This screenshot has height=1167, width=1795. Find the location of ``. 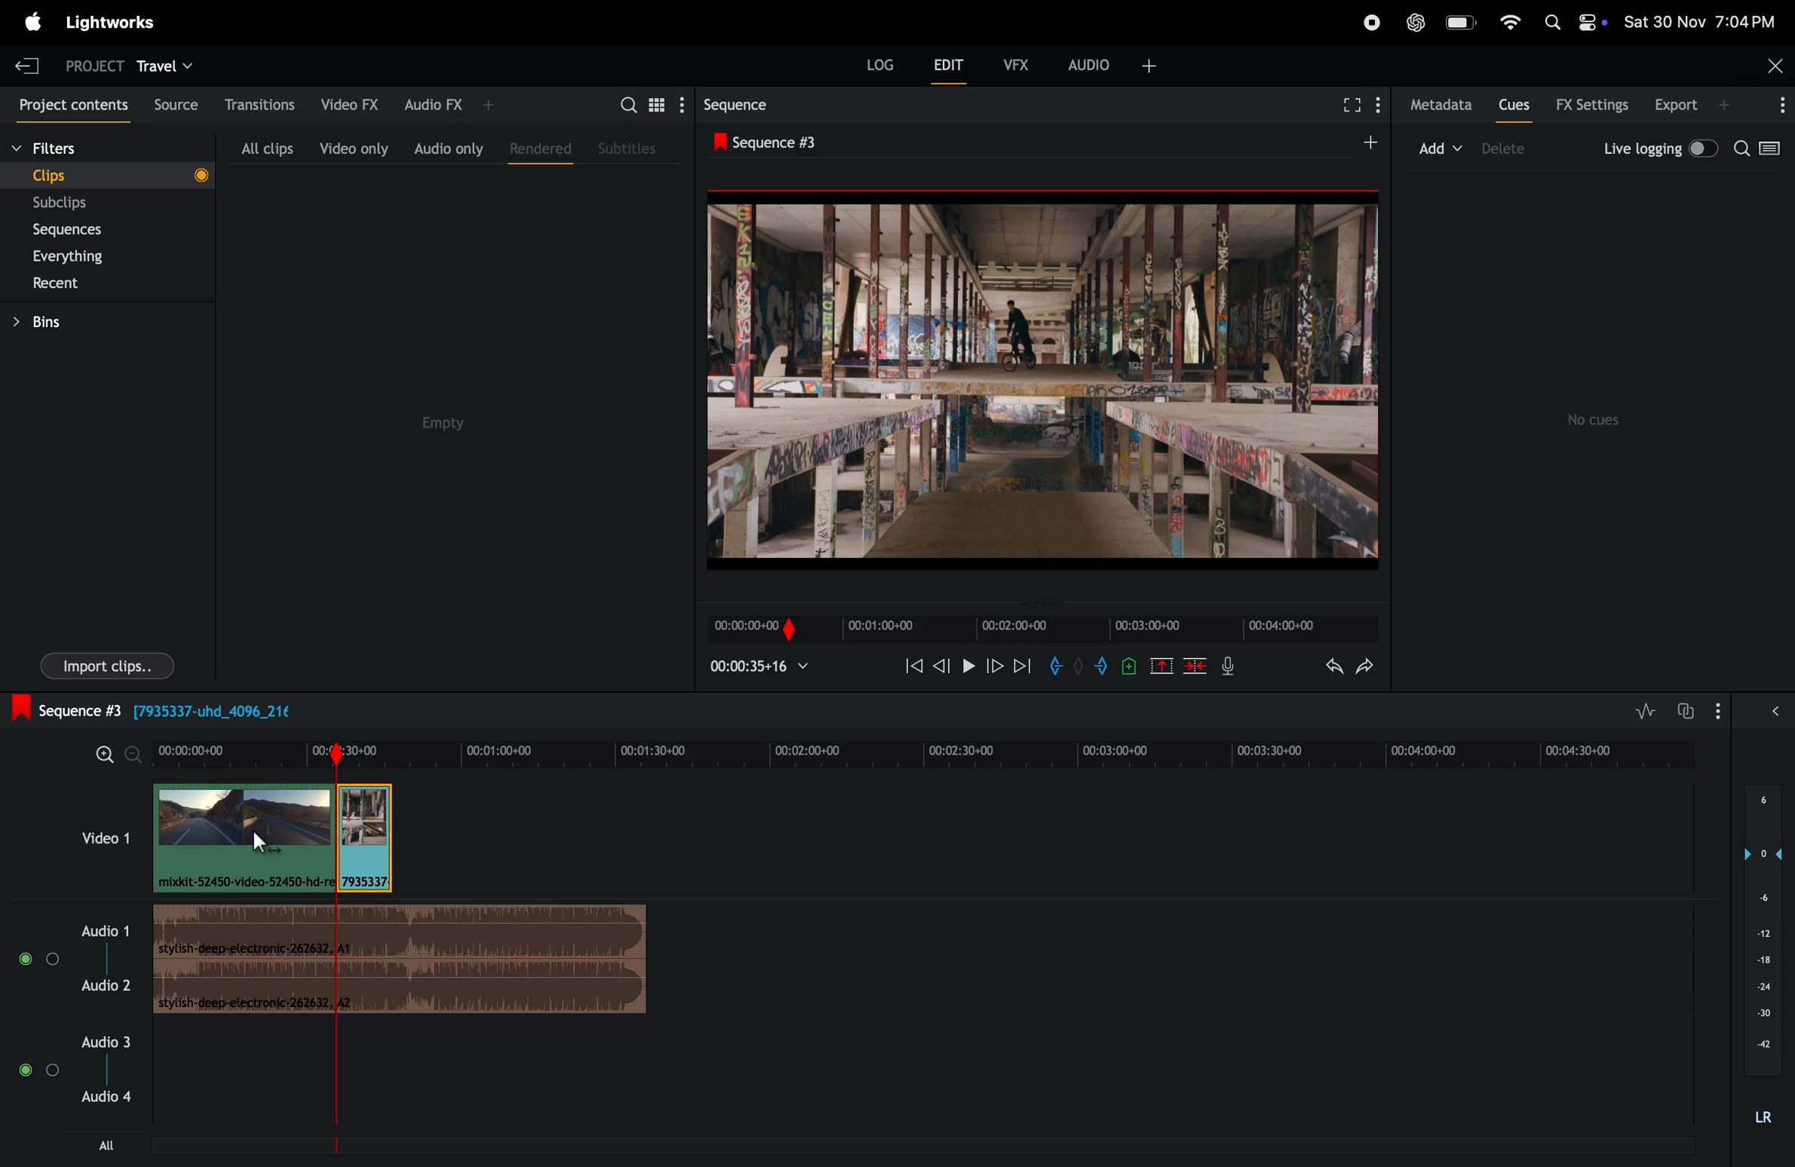

 is located at coordinates (1051, 667).